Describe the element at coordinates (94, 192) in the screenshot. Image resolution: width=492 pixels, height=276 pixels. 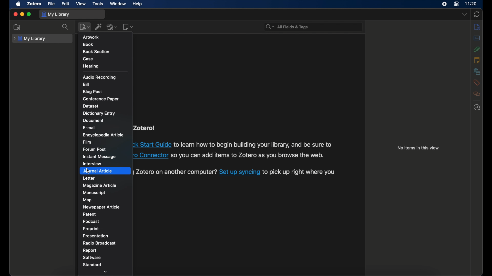
I see `manuscript` at that location.